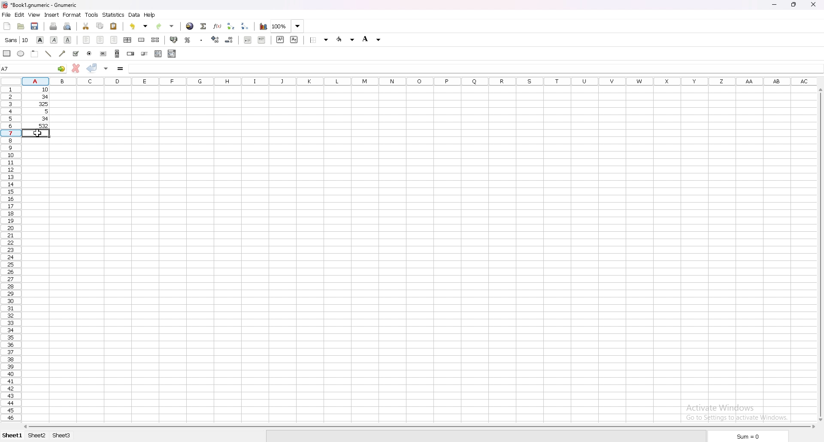 This screenshot has width=824, height=442. Describe the element at coordinates (76, 68) in the screenshot. I see `cancel changes` at that location.